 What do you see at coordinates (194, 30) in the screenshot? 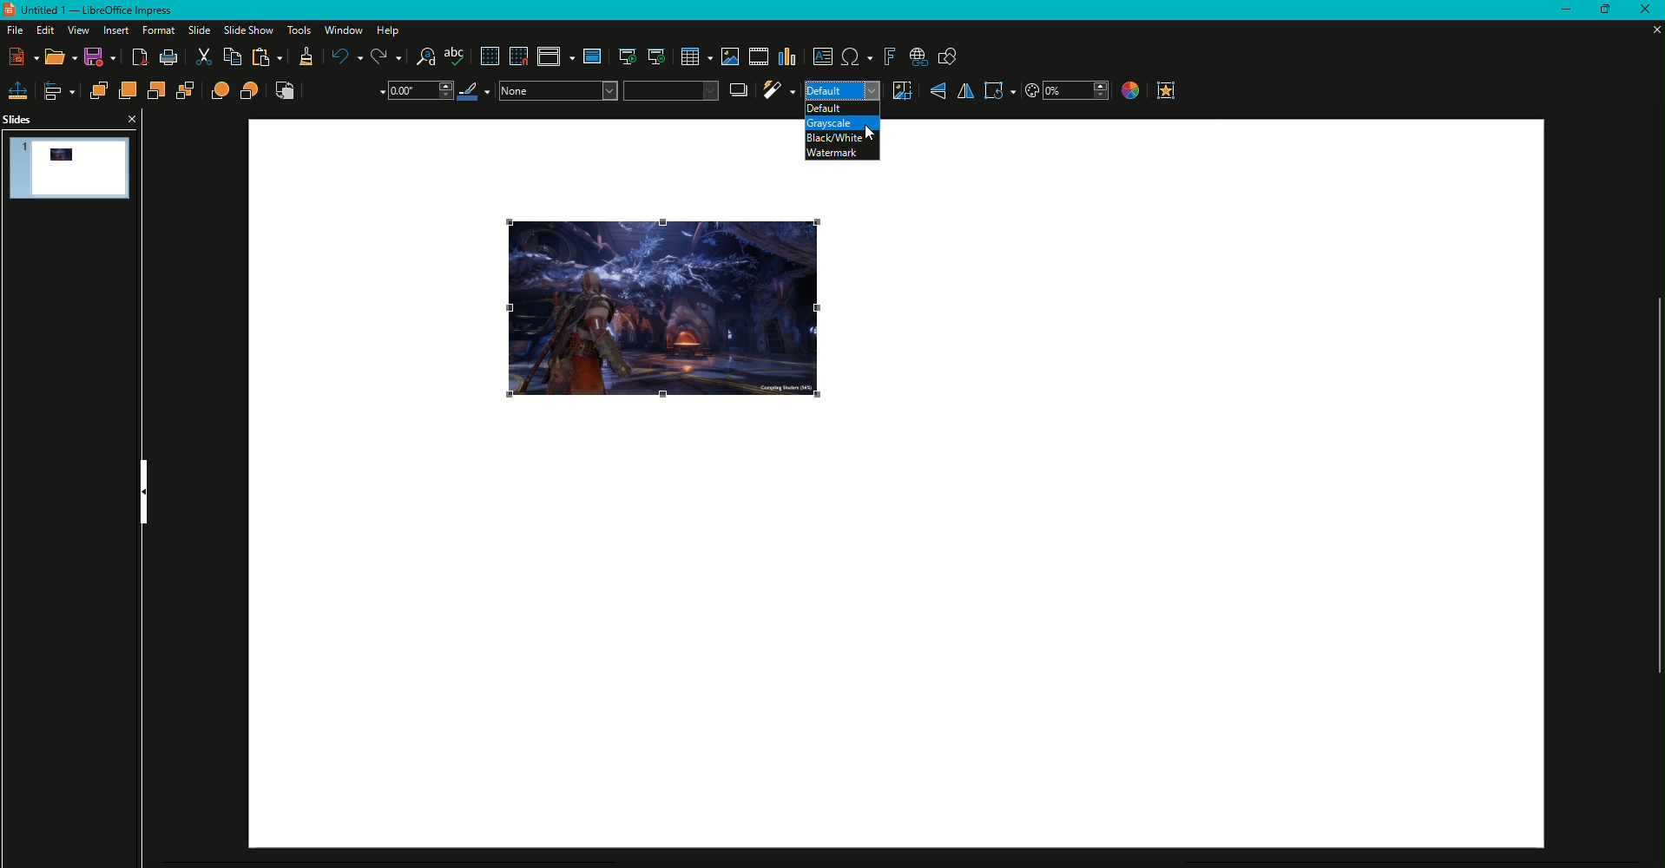
I see `Slide` at bounding box center [194, 30].